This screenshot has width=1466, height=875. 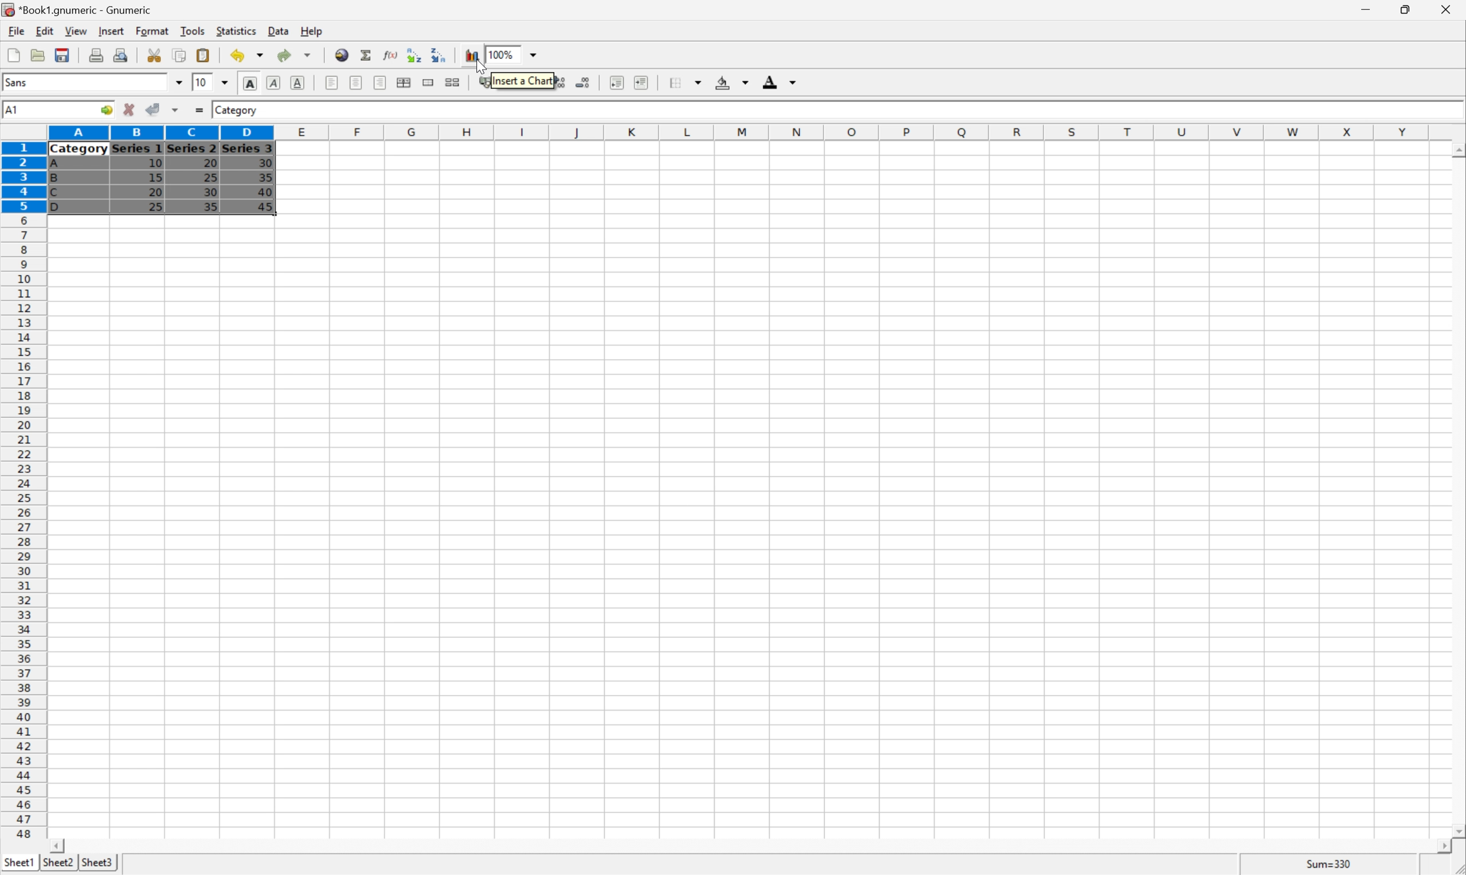 I want to click on 10, so click(x=155, y=164).